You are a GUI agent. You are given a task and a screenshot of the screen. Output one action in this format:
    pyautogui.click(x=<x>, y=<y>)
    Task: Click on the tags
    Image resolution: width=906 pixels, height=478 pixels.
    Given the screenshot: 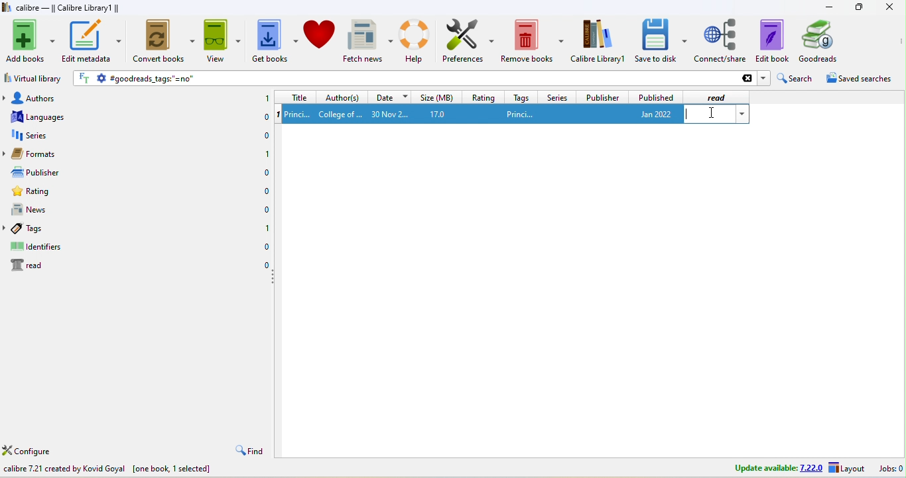 What is the action you would take?
    pyautogui.click(x=522, y=97)
    